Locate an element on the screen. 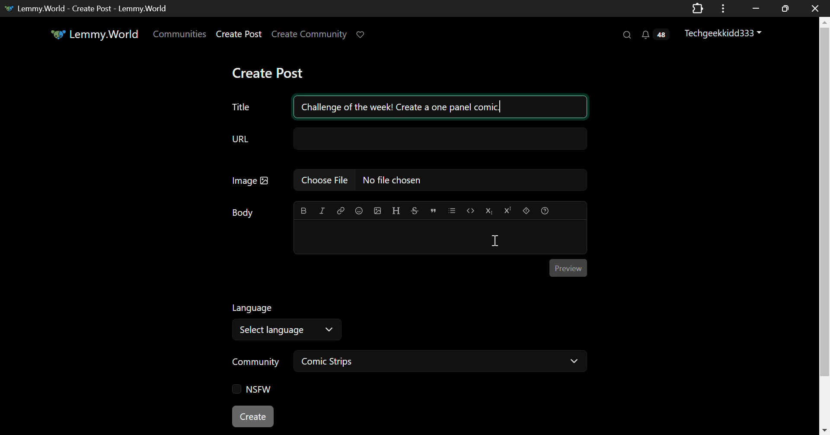  NSFW is located at coordinates (253, 390).